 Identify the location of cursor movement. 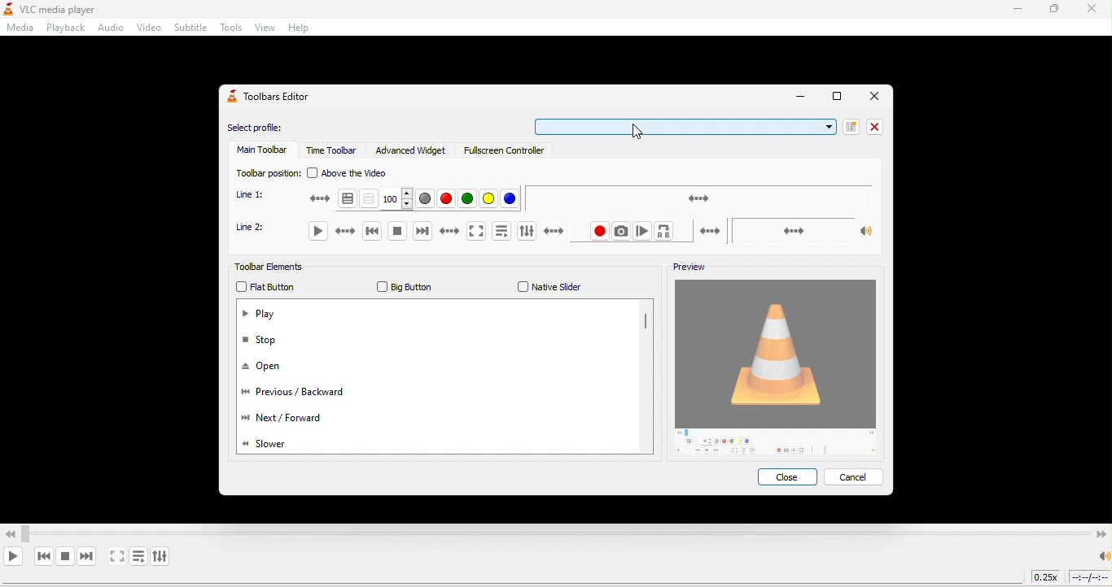
(637, 133).